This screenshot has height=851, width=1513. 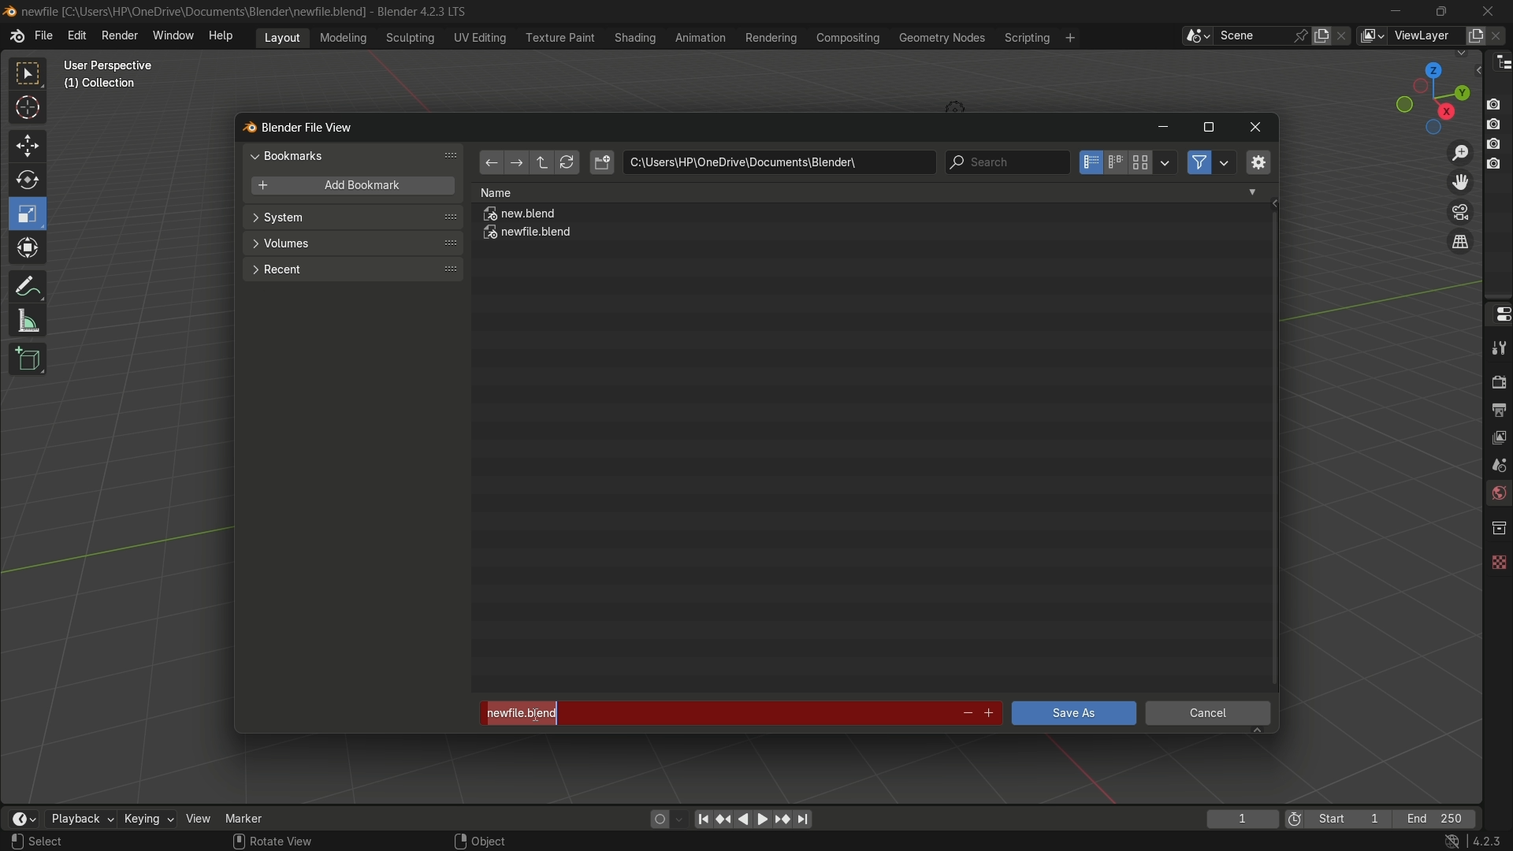 What do you see at coordinates (225, 35) in the screenshot?
I see `help menu` at bounding box center [225, 35].